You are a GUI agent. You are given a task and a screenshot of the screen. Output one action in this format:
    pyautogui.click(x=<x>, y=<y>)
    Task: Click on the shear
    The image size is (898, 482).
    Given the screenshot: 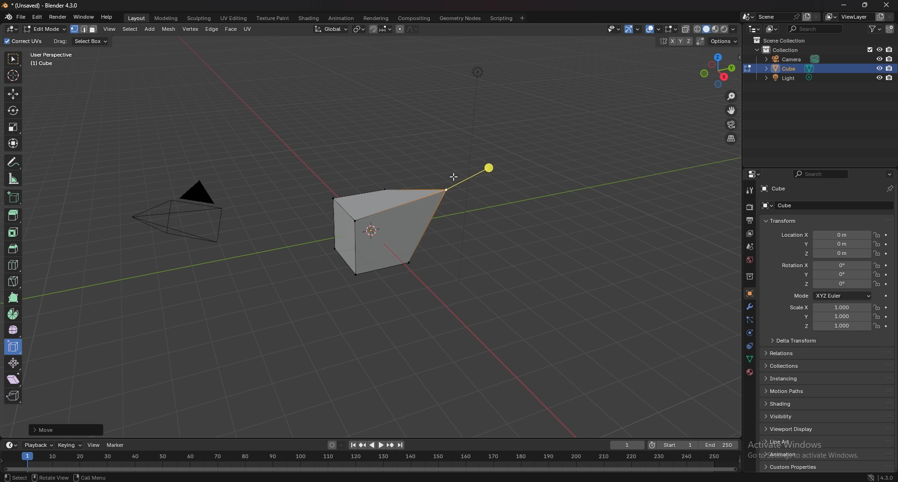 What is the action you would take?
    pyautogui.click(x=13, y=379)
    